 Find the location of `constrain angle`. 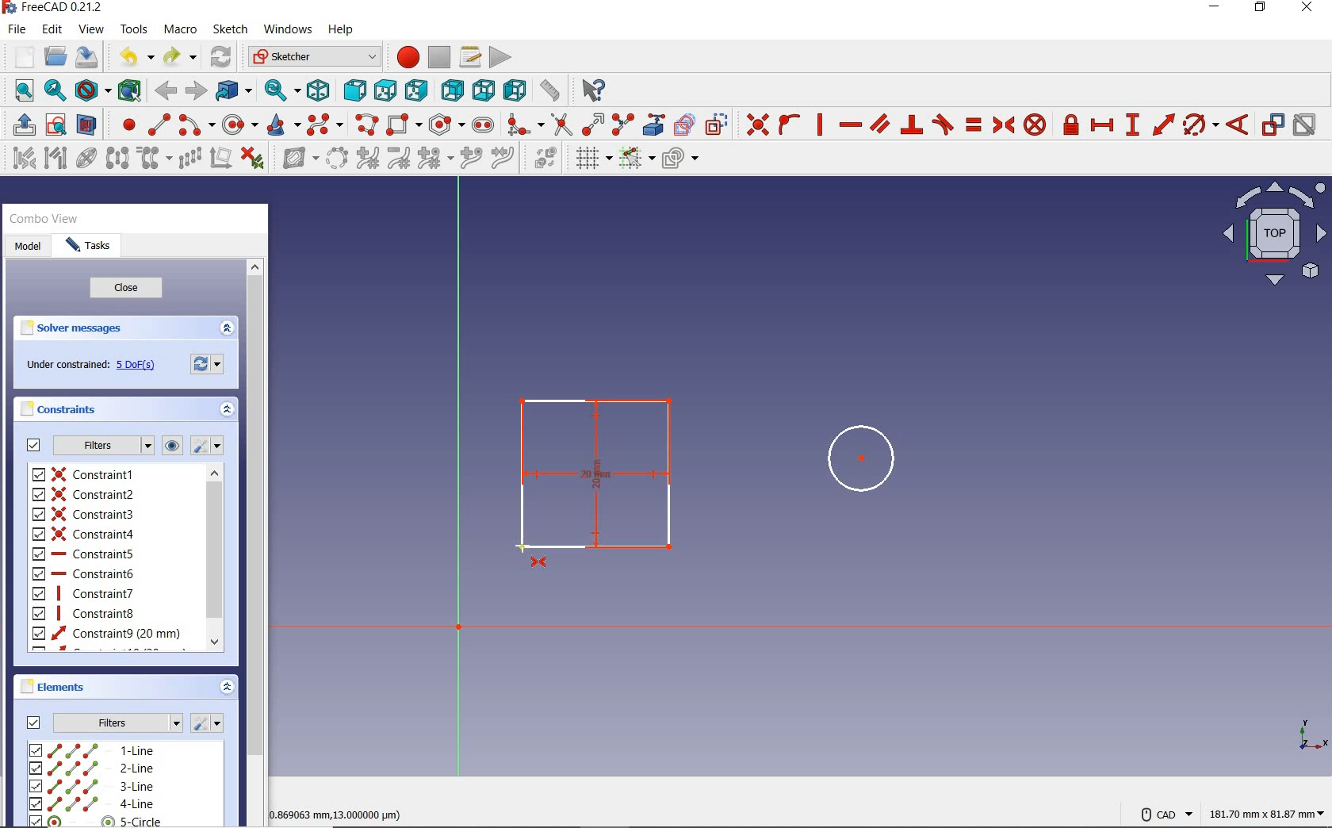

constrain angle is located at coordinates (1239, 125).